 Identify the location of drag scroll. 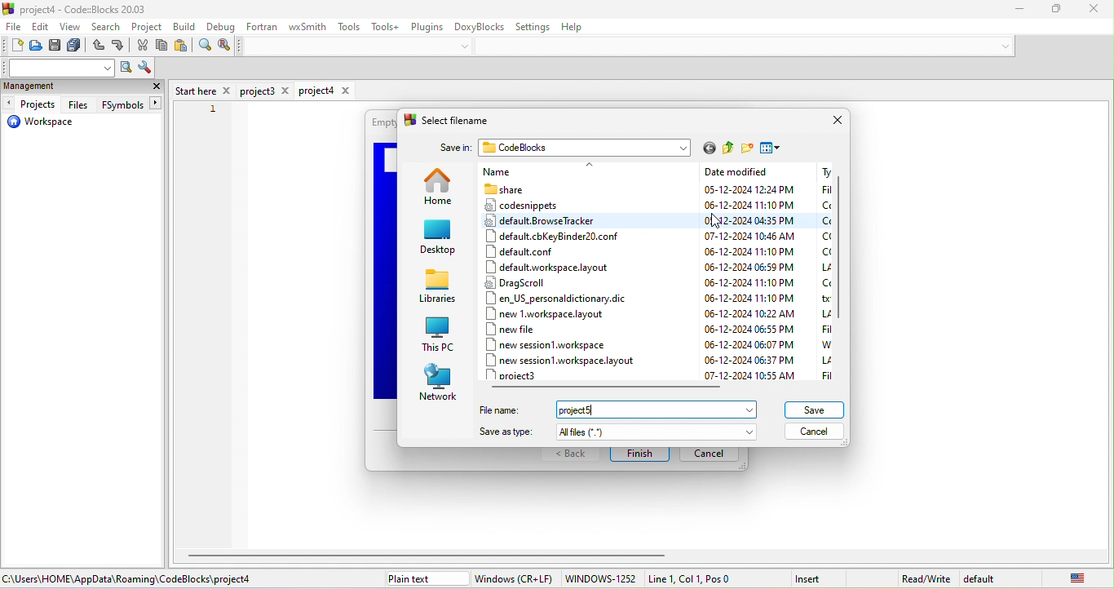
(562, 282).